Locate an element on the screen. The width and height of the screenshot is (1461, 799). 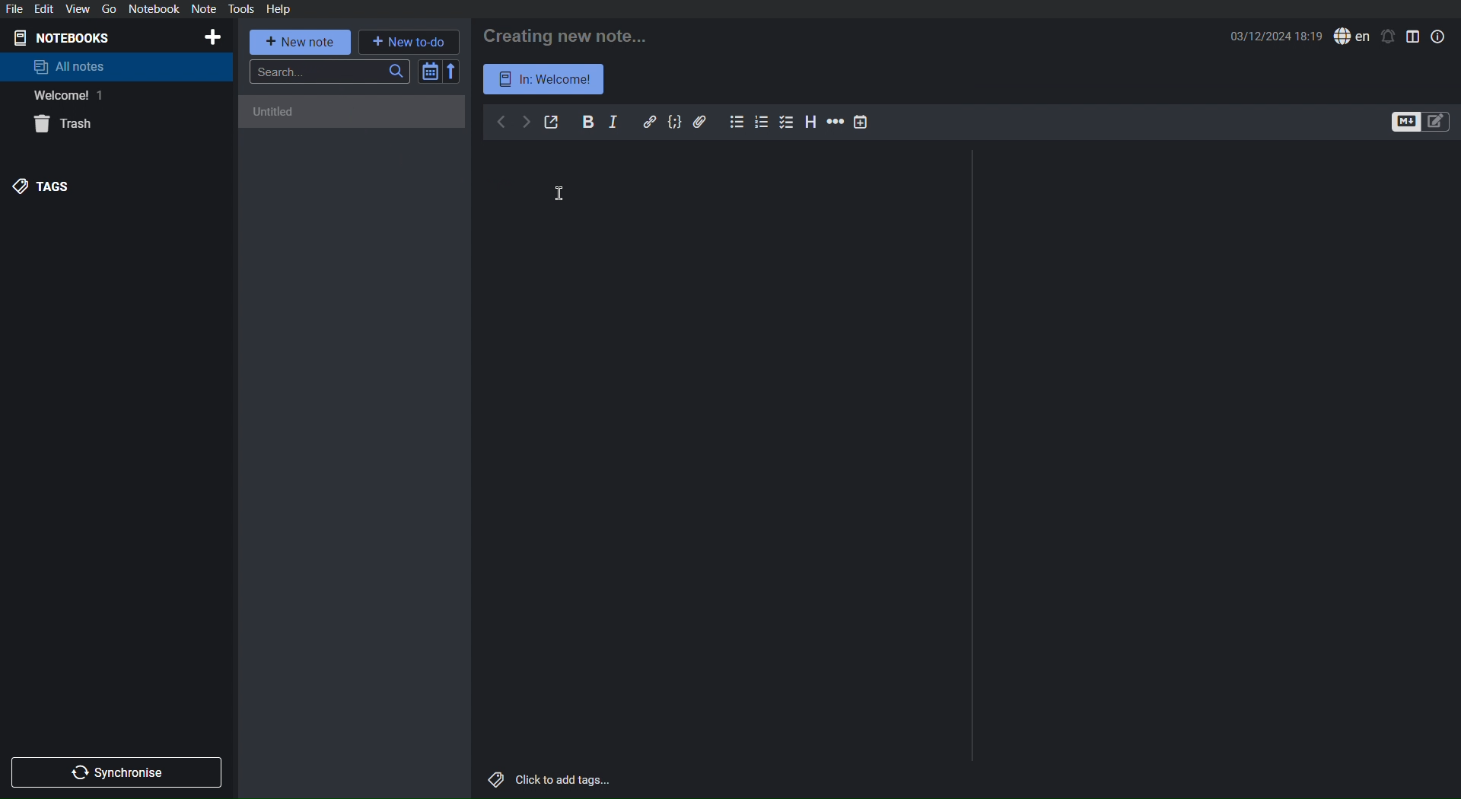
File is located at coordinates (17, 8).